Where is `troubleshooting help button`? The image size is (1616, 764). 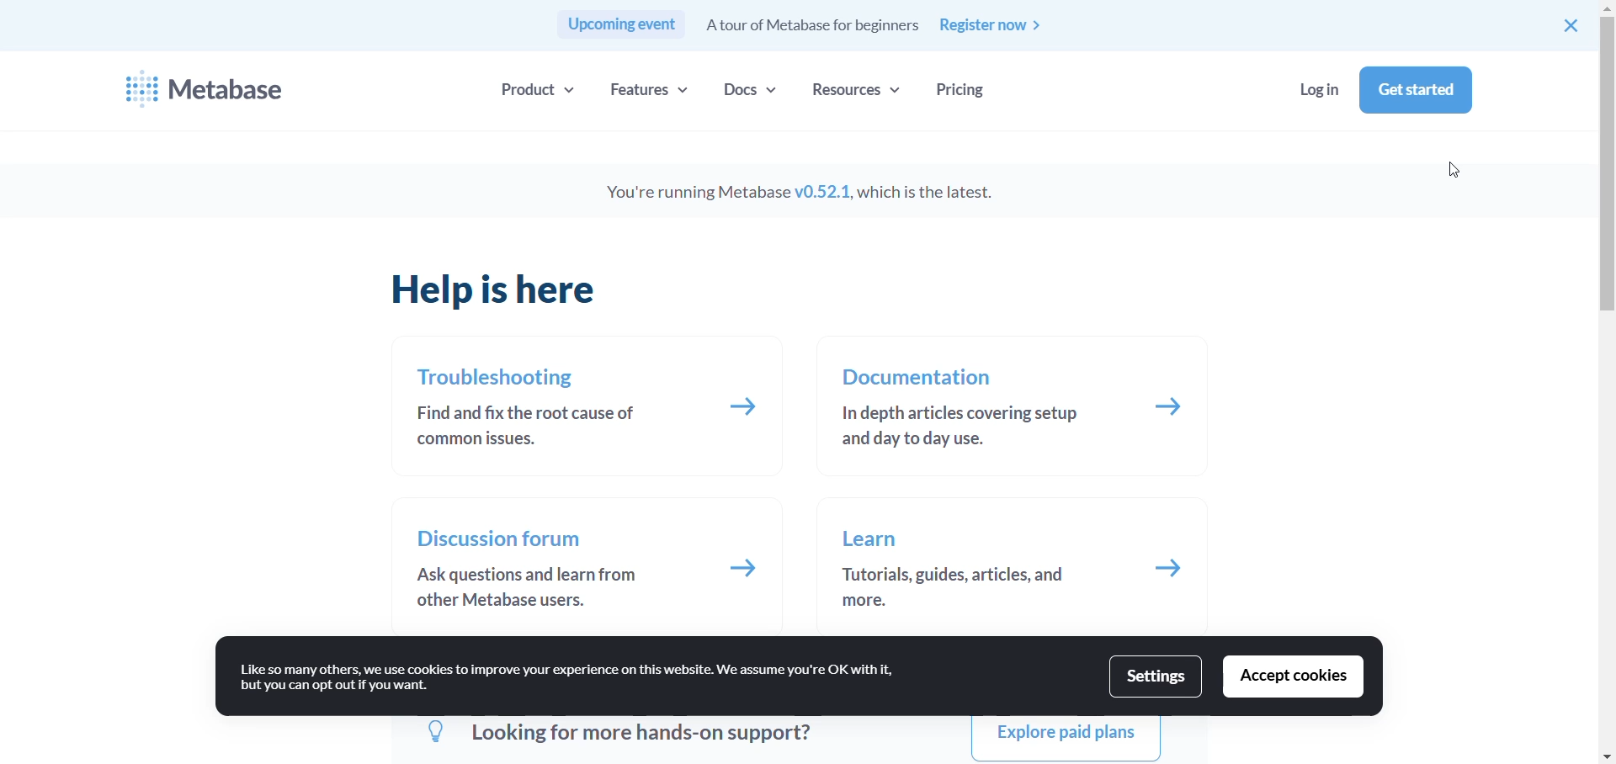 troubleshooting help button is located at coordinates (746, 410).